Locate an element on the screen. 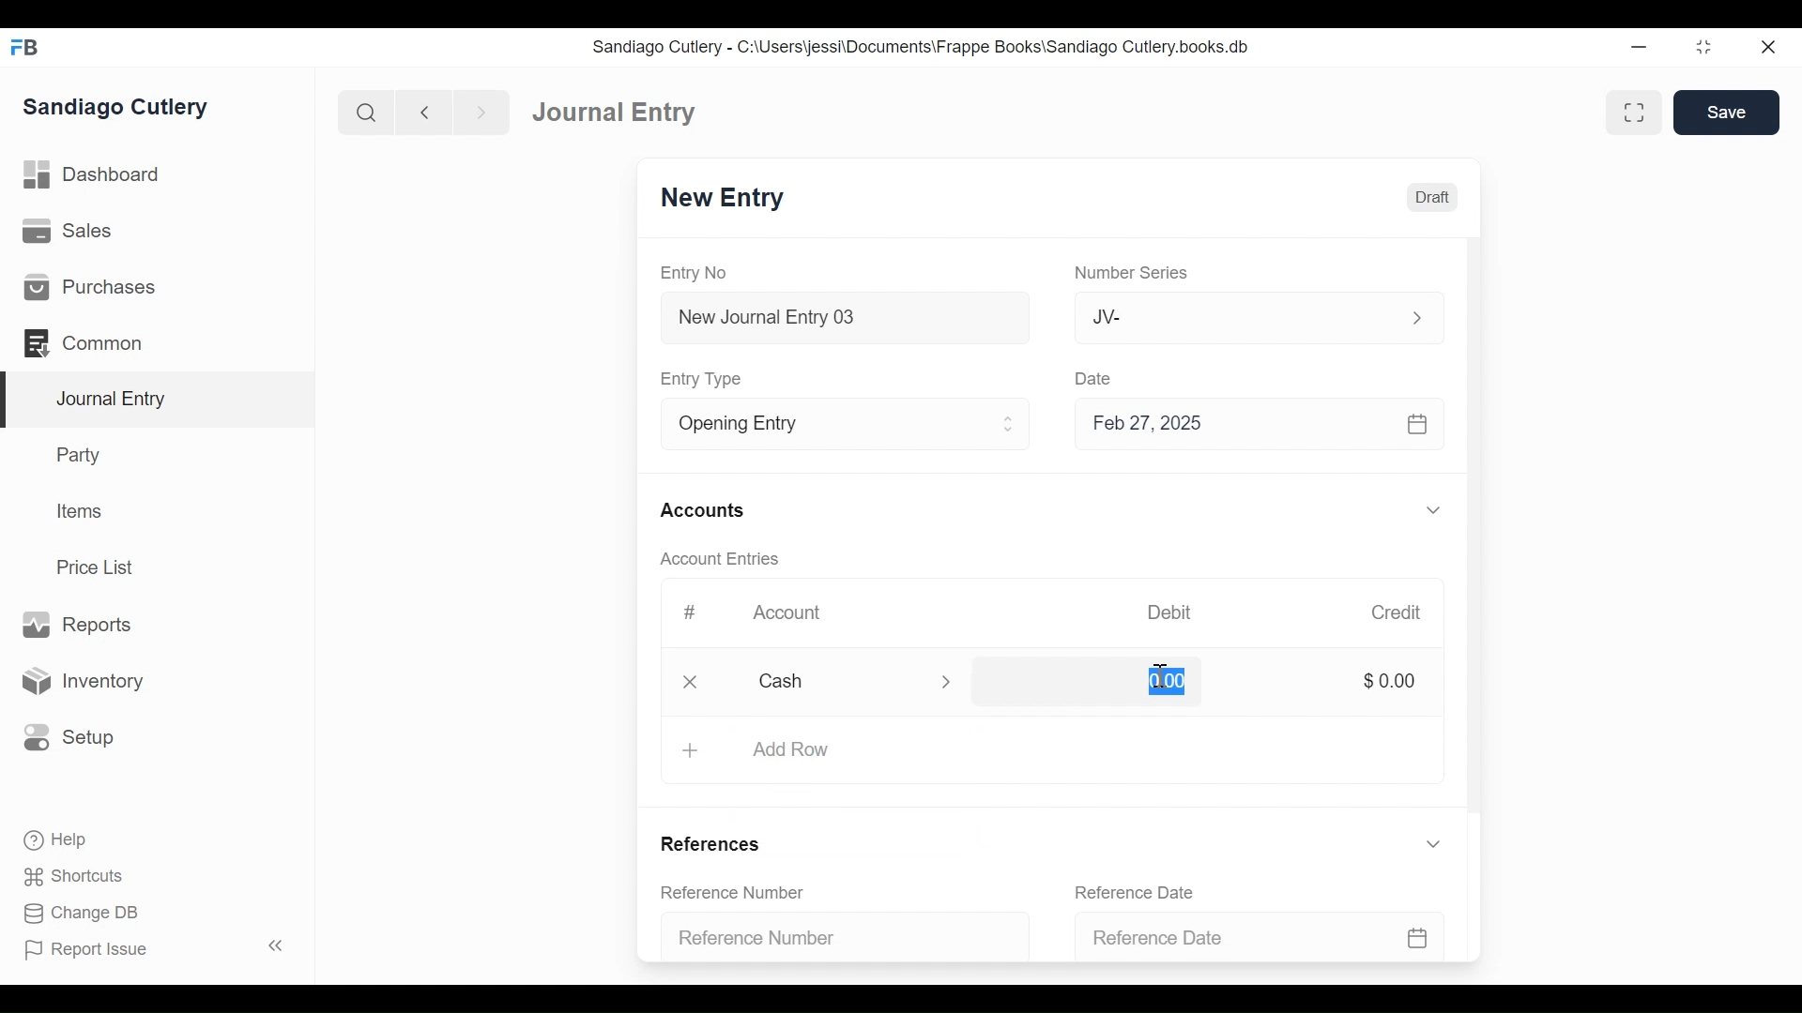 The width and height of the screenshot is (1802, 1013). Journal Entry is located at coordinates (617, 113).